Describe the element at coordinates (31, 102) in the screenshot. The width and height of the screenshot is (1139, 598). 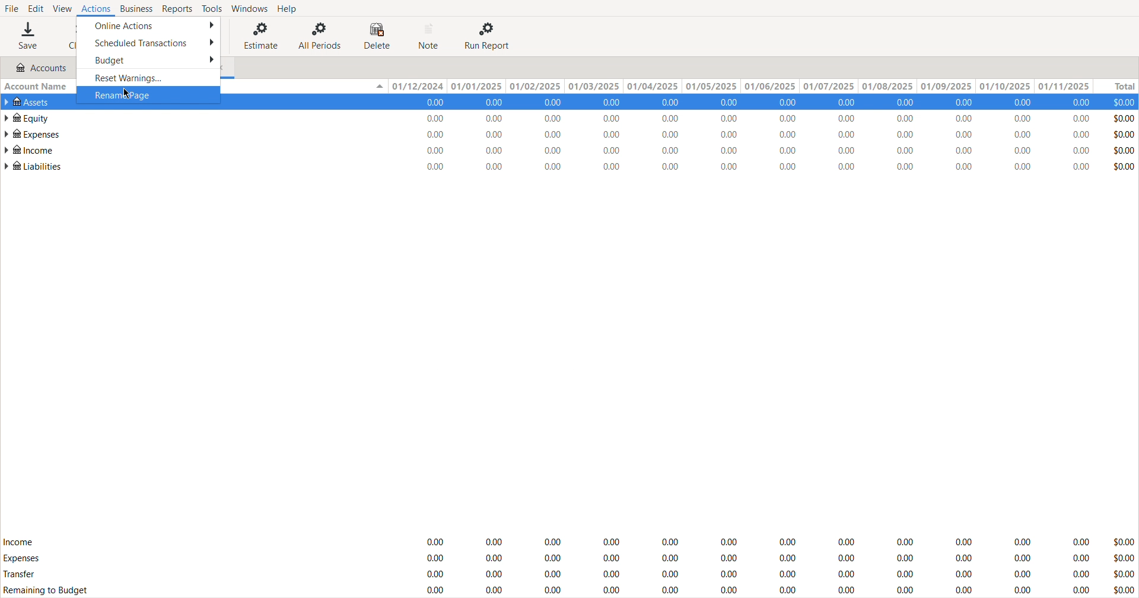
I see `Assets` at that location.